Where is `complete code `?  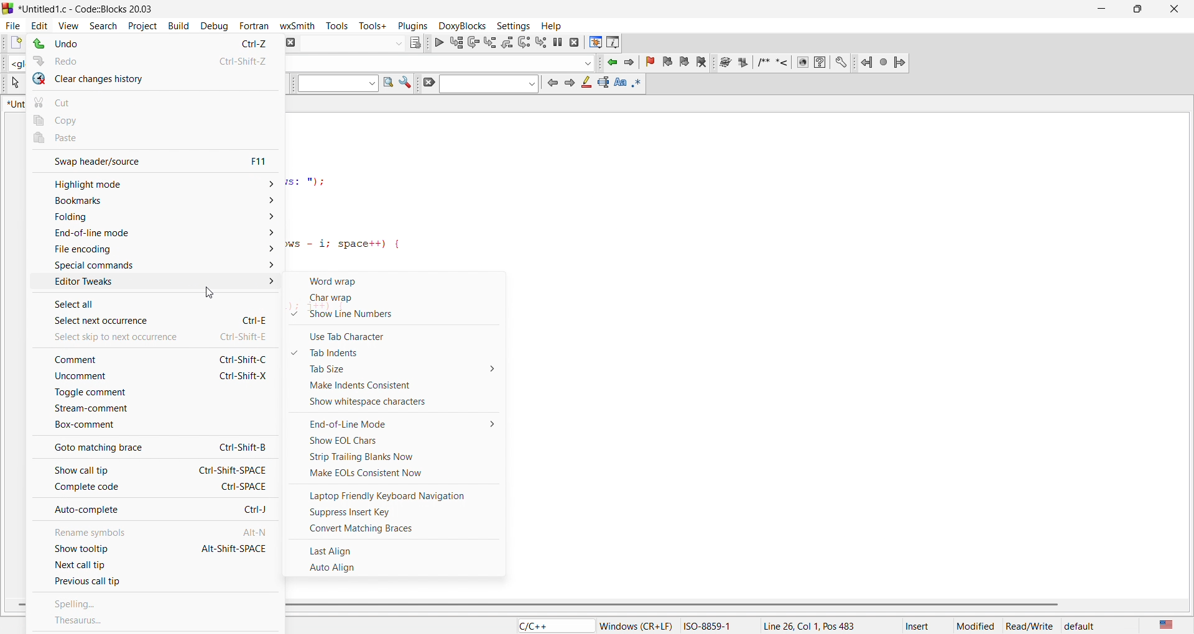 complete code  is located at coordinates (103, 489).